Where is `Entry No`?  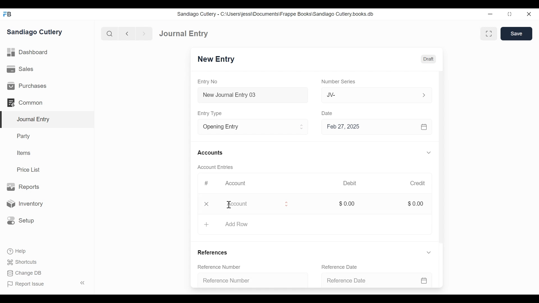
Entry No is located at coordinates (207, 82).